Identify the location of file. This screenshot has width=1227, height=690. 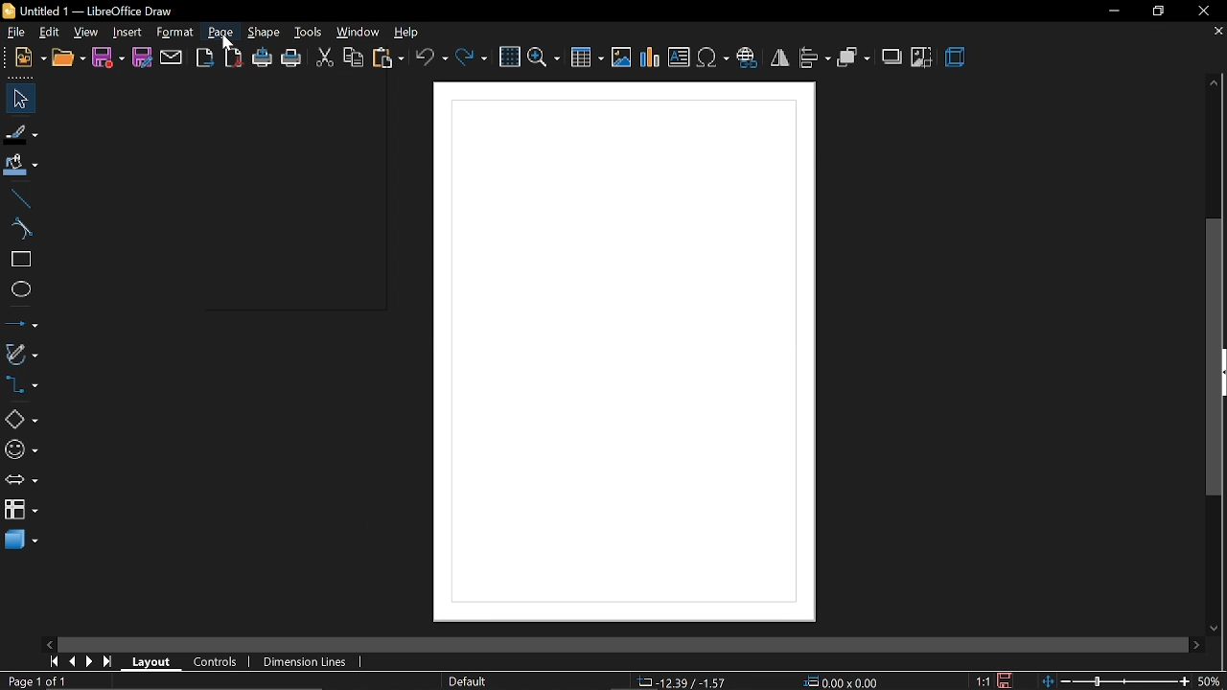
(30, 58).